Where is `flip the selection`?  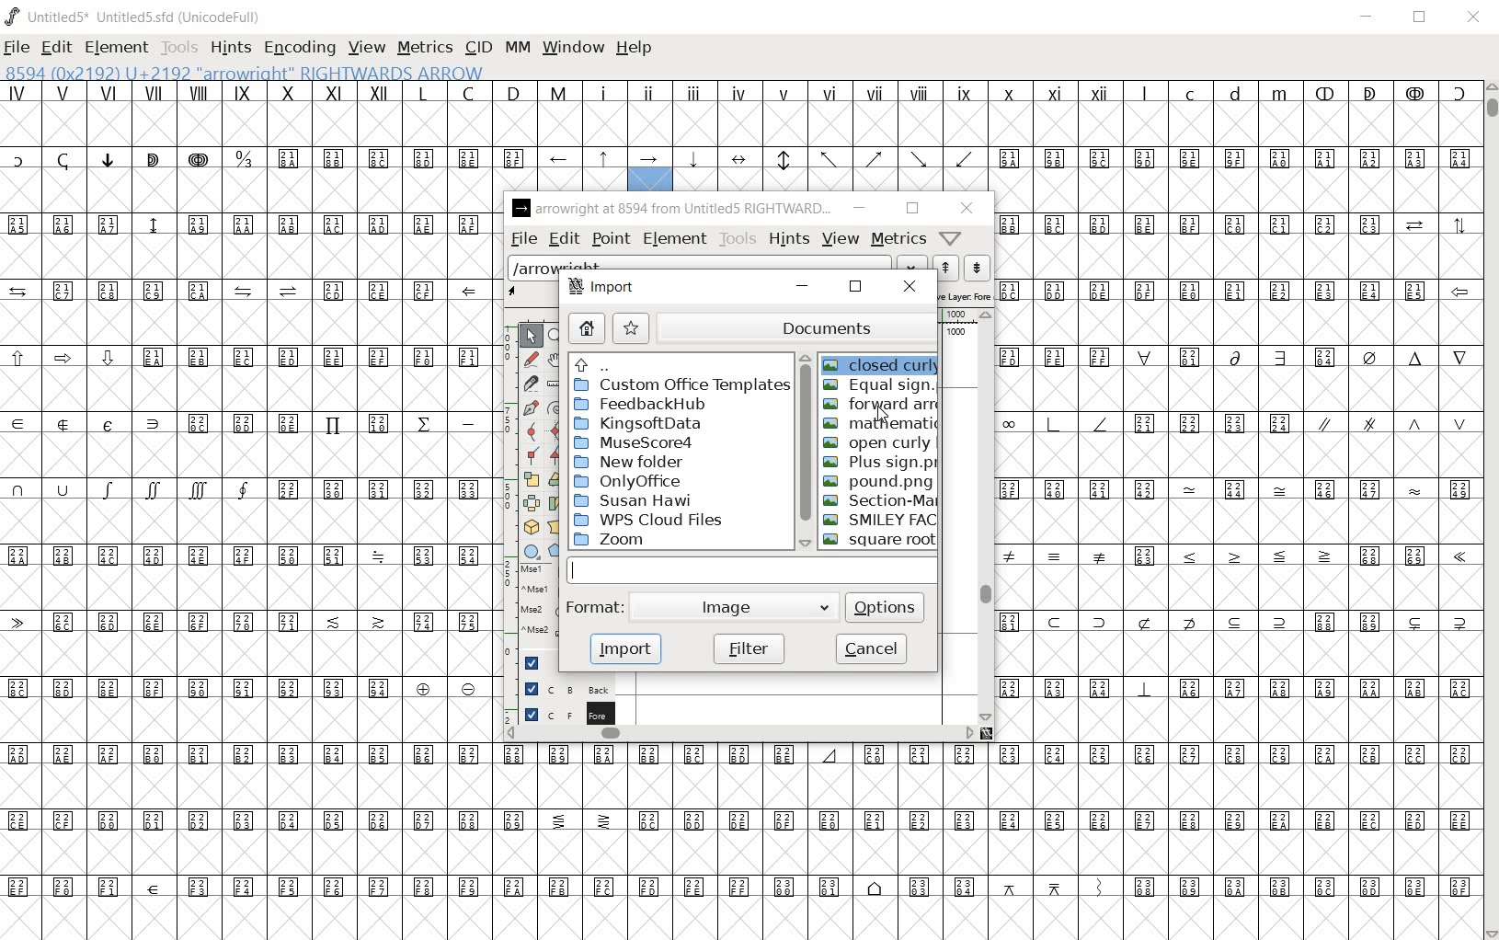 flip the selection is located at coordinates (532, 503).